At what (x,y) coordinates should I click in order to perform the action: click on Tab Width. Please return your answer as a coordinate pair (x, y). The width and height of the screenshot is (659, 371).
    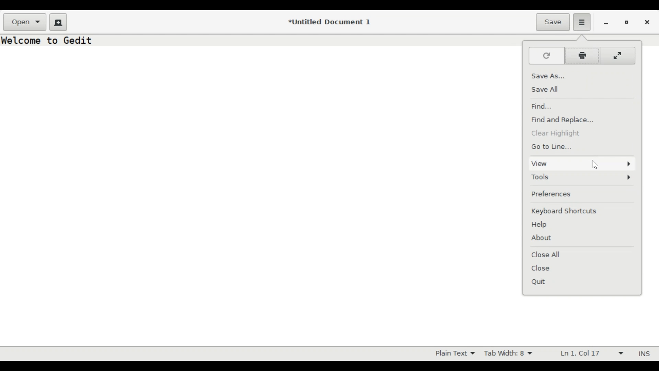
    Looking at the image, I should click on (511, 353).